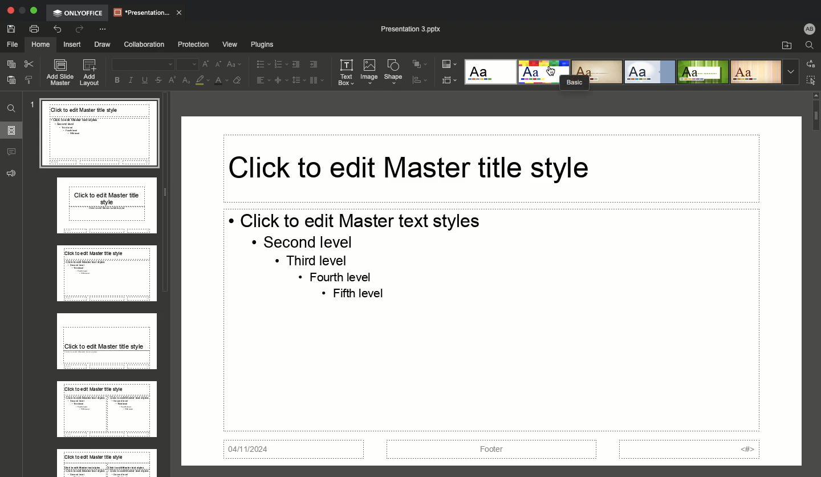  I want to click on Open file location, so click(785, 45).